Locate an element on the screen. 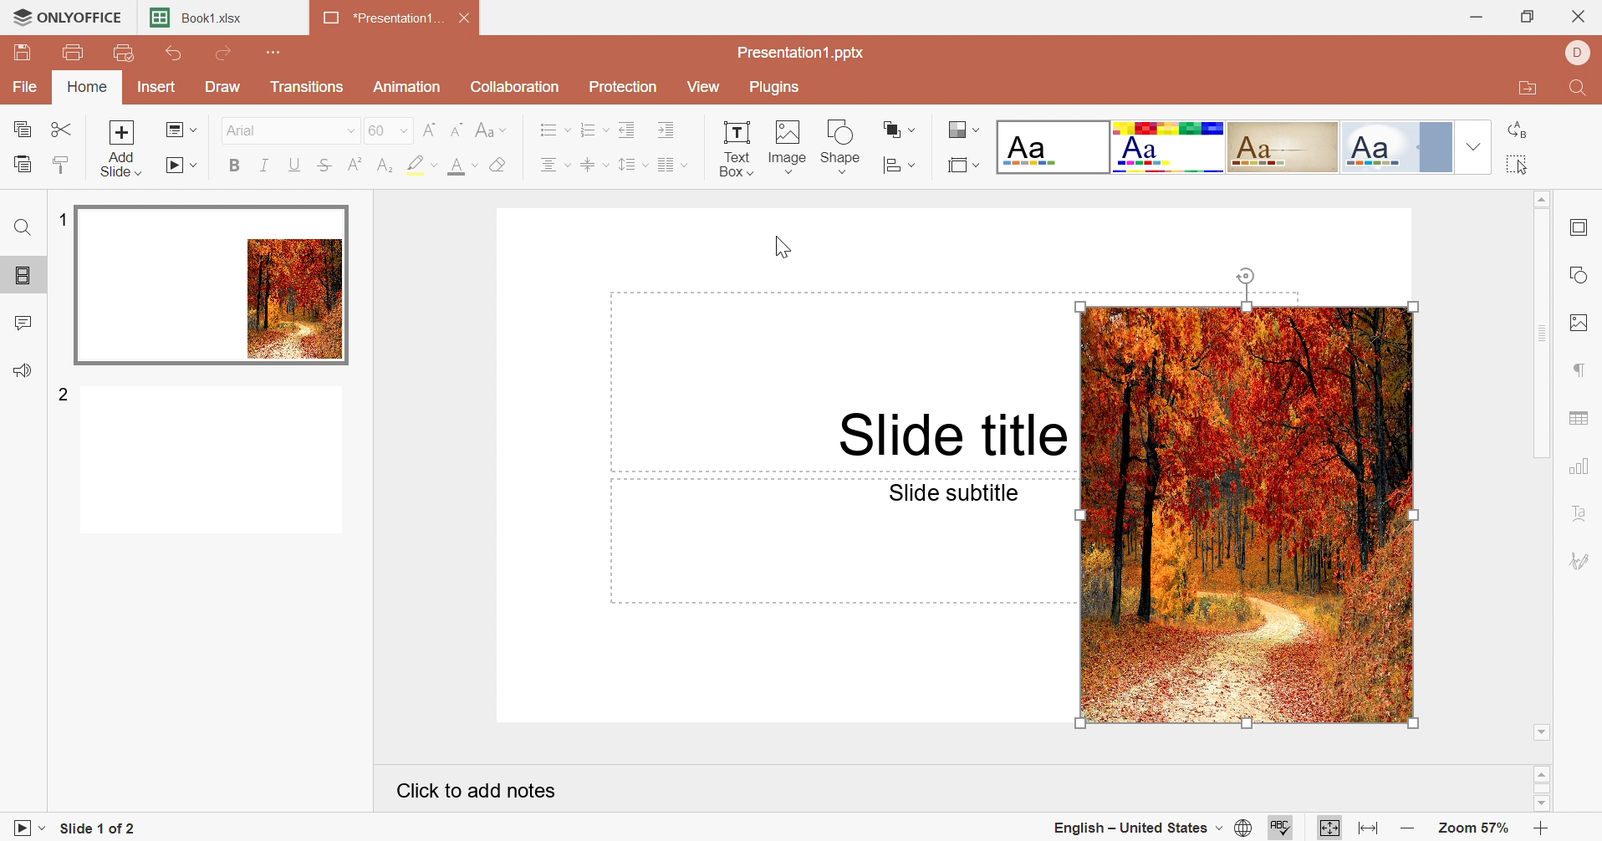 This screenshot has width=1602, height=841. Replace is located at coordinates (1518, 128).